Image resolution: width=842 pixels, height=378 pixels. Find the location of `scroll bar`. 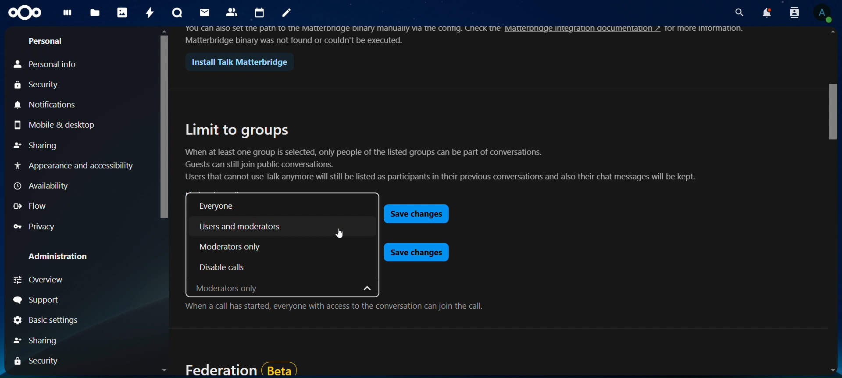

scroll bar is located at coordinates (165, 204).